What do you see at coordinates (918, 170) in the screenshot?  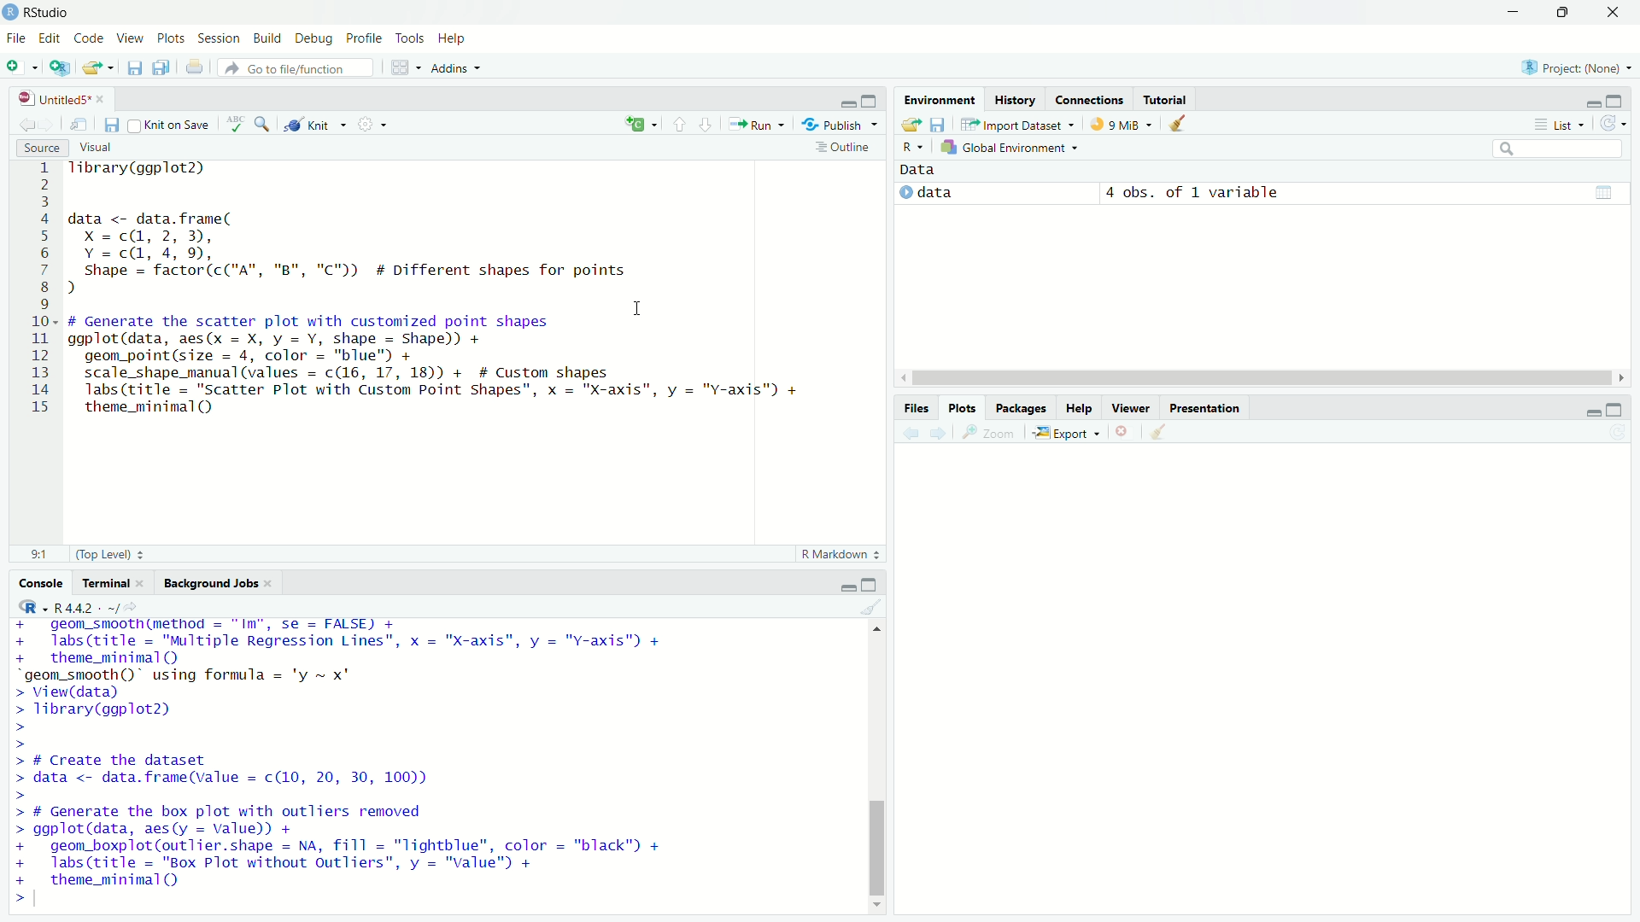 I see `Data` at bounding box center [918, 170].